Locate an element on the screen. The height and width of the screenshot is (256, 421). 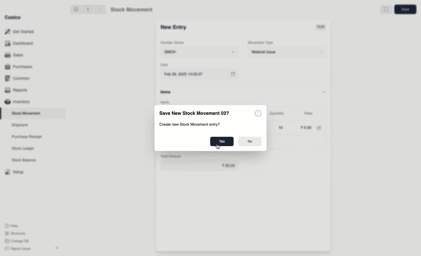
Yes is located at coordinates (221, 140).